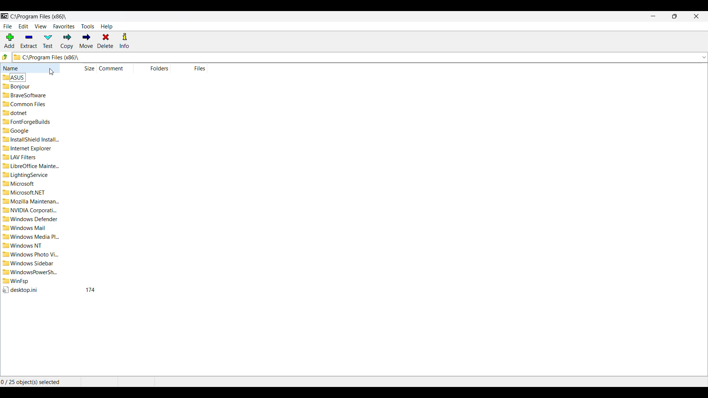  What do you see at coordinates (52, 72) in the screenshot?
I see `Cursor clicking on Name column` at bounding box center [52, 72].